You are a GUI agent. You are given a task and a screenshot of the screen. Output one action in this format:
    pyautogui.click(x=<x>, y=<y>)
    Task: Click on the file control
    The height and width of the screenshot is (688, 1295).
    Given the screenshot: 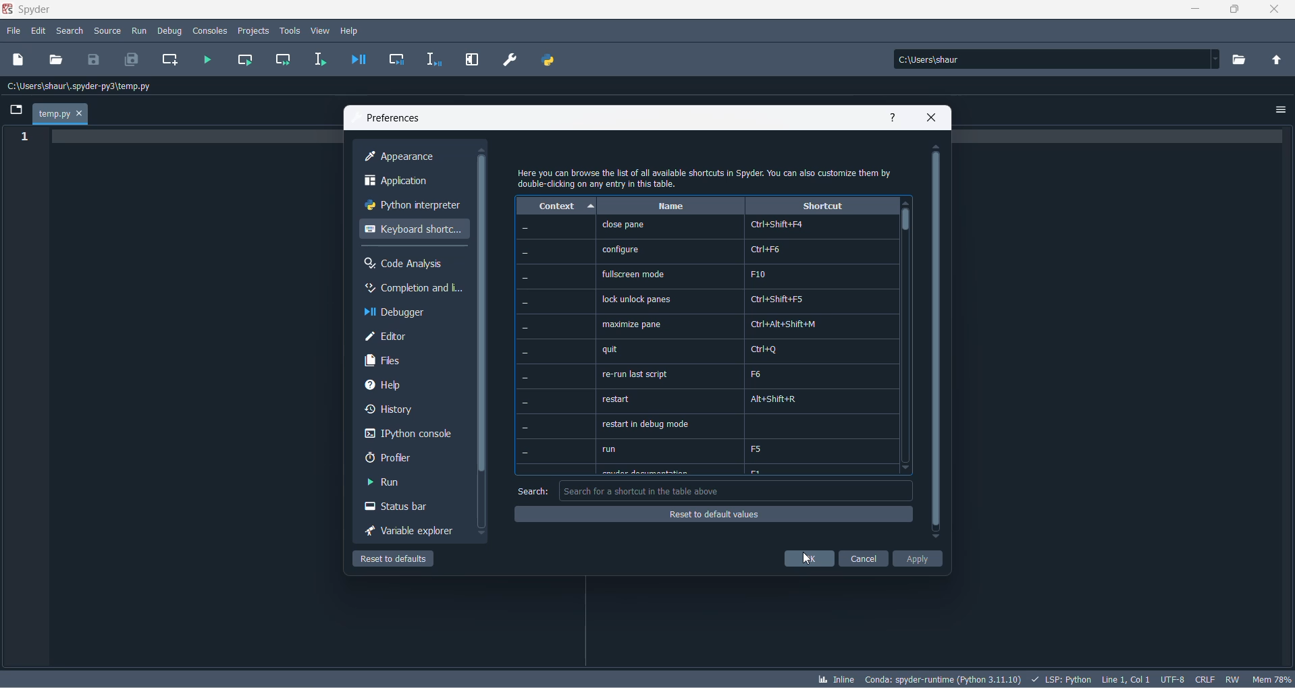 What is the action you would take?
    pyautogui.click(x=1236, y=679)
    